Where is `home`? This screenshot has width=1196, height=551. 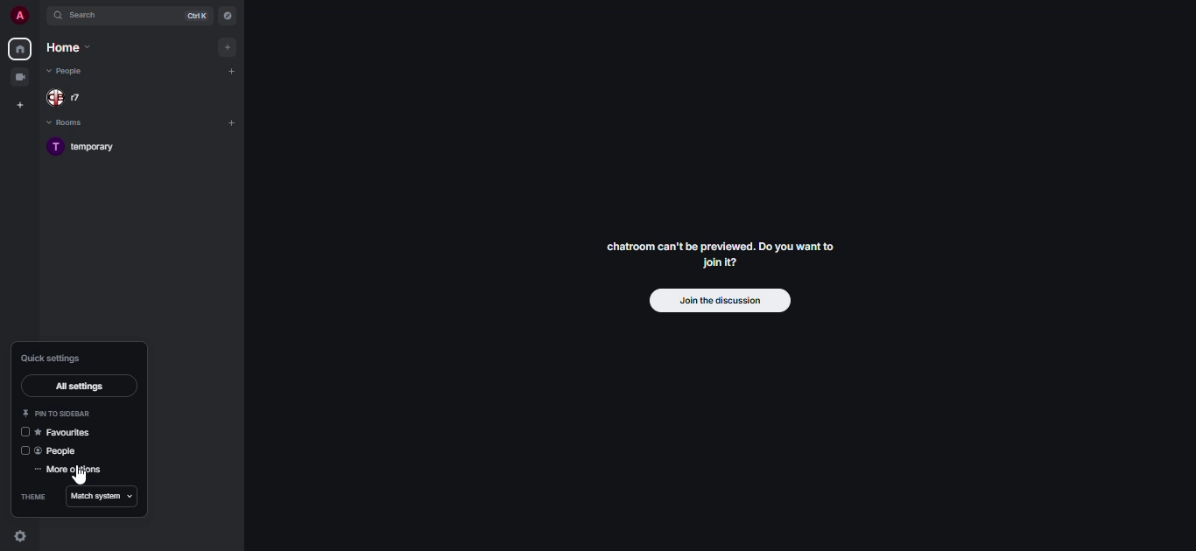
home is located at coordinates (72, 48).